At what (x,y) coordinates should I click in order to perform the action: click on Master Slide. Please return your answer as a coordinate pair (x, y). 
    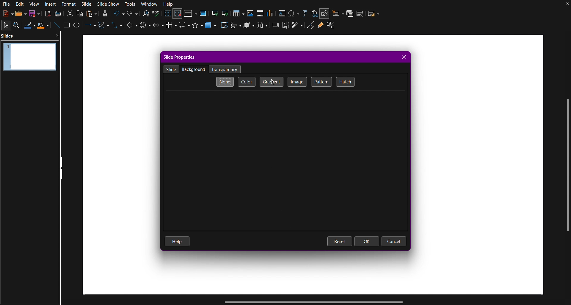
    Looking at the image, I should click on (203, 13).